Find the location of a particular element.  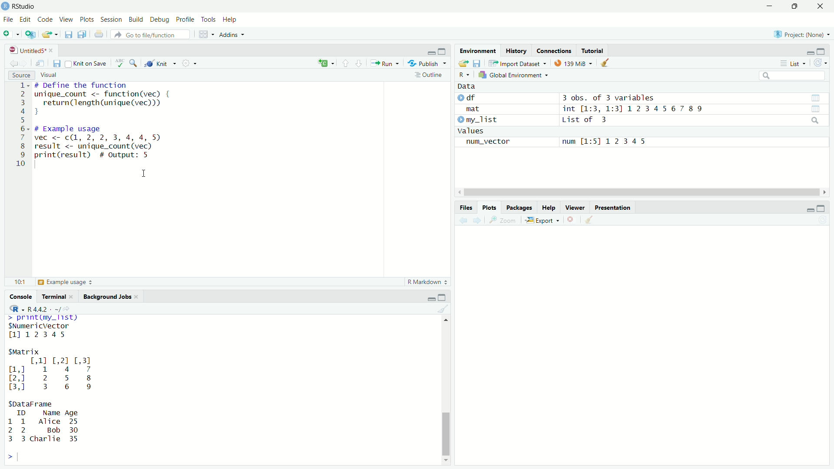

Environment is located at coordinates (478, 51).